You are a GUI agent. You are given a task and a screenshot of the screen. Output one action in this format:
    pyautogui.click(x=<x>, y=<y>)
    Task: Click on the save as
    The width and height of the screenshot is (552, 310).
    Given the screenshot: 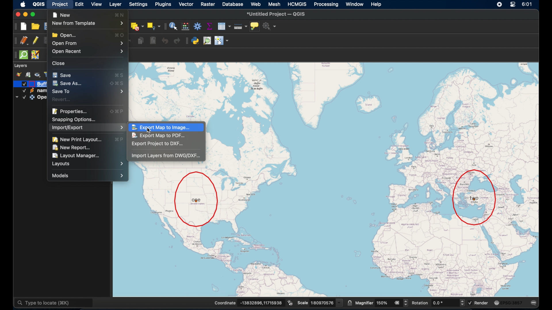 What is the action you would take?
    pyautogui.click(x=67, y=84)
    